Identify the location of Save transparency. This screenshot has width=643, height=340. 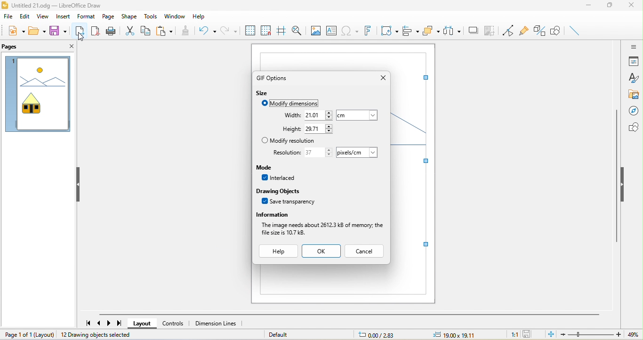
(287, 202).